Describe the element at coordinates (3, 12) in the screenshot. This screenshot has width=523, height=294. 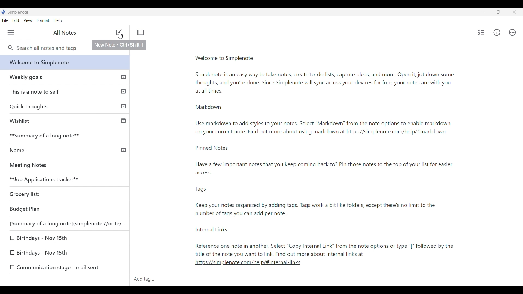
I see `Software logo` at that location.